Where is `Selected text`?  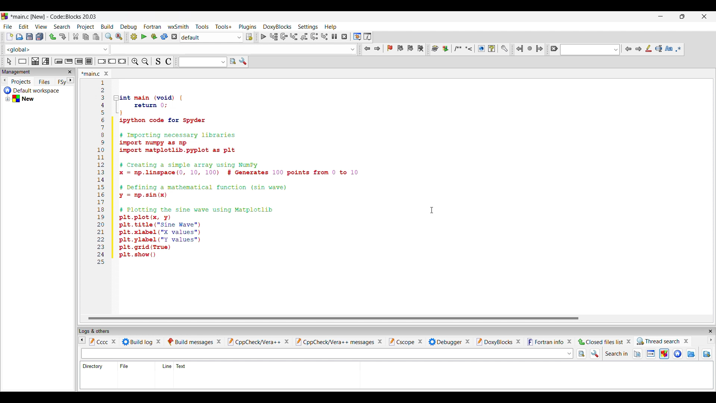 Selected text is located at coordinates (659, 49).